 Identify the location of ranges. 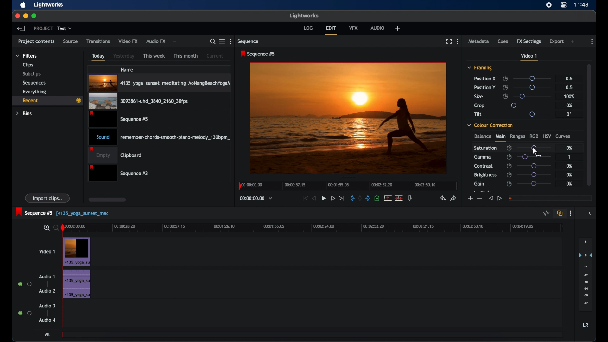
(517, 136).